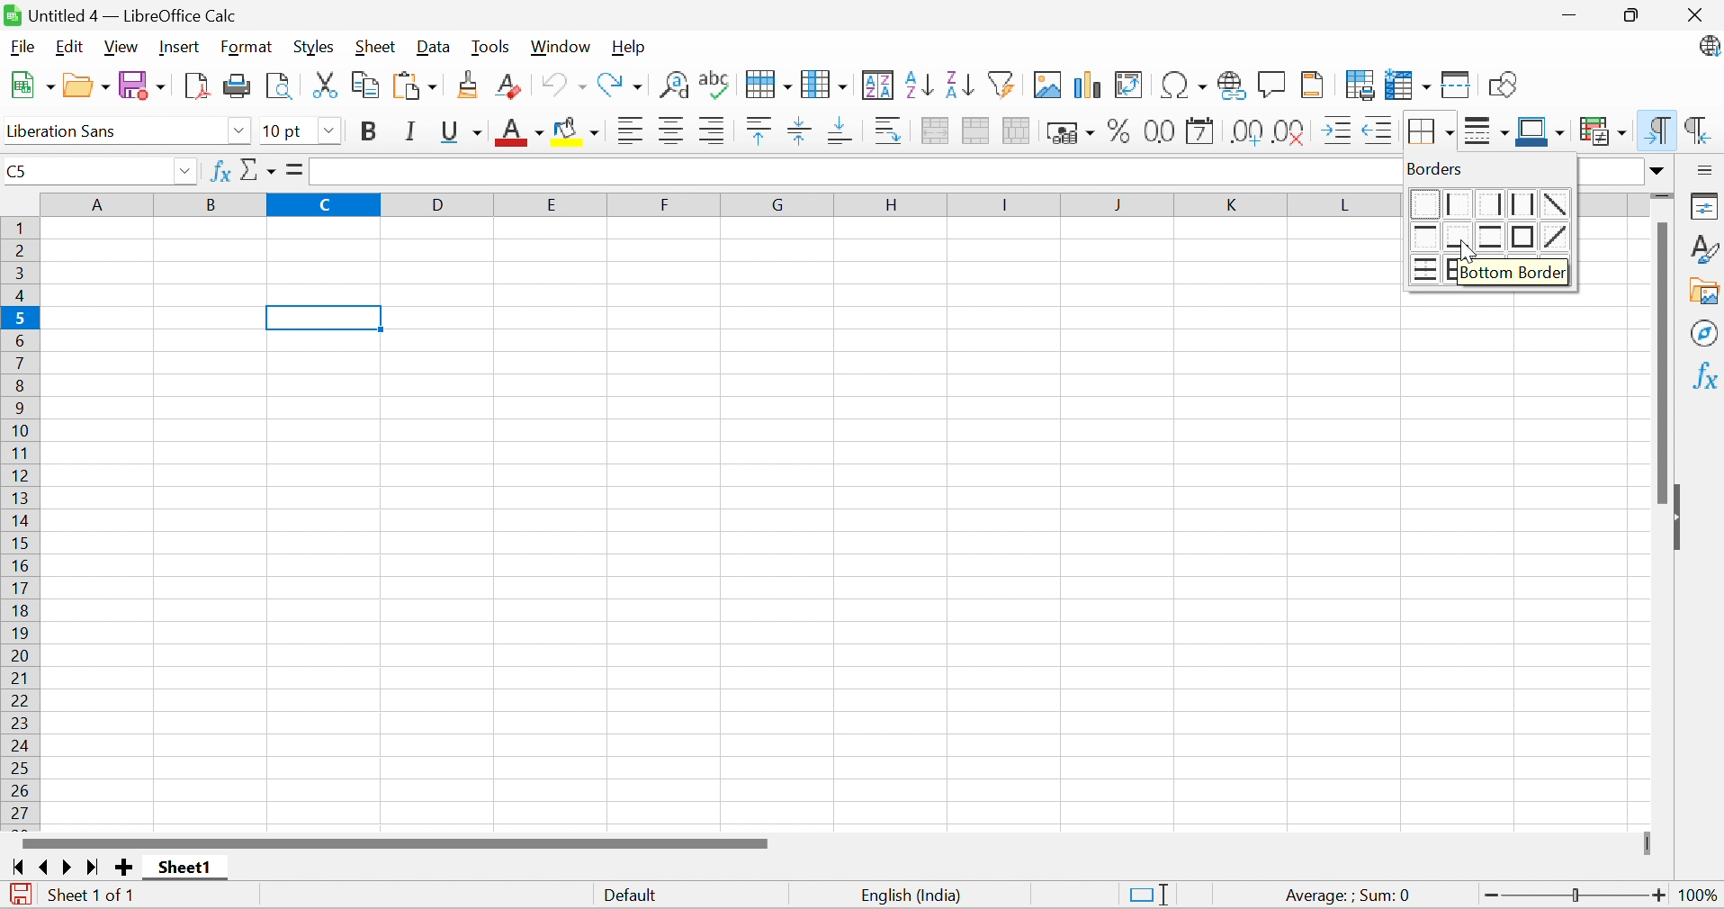 The image size is (1724, 909). I want to click on Drop down, so click(331, 131).